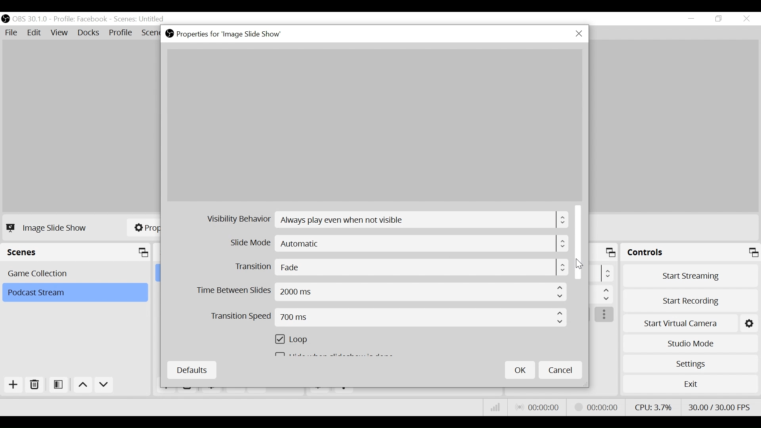 This screenshot has height=428, width=761. I want to click on OK, so click(520, 370).